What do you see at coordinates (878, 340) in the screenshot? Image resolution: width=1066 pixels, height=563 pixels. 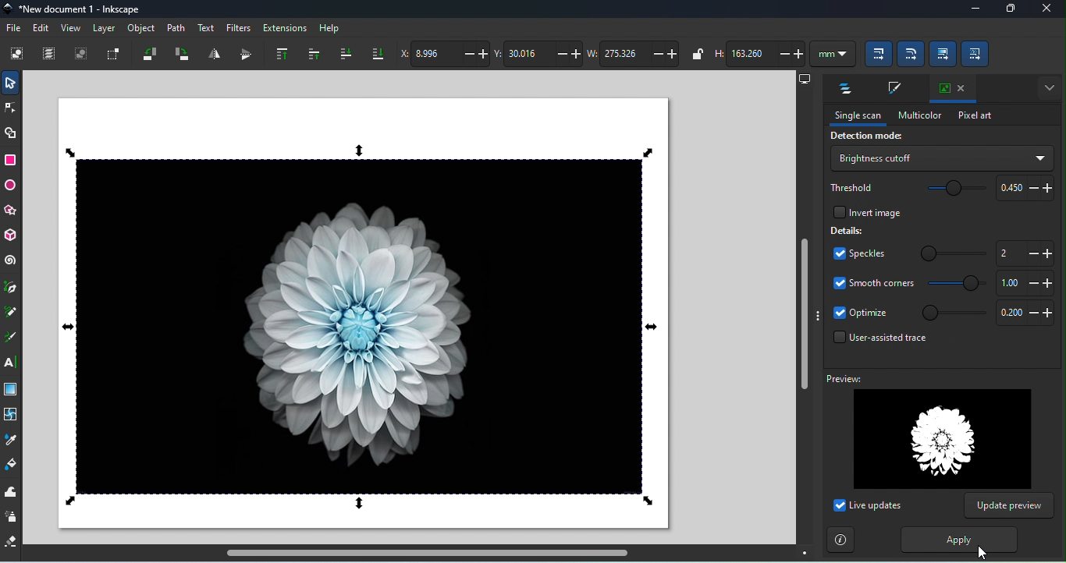 I see `User-assisted trace` at bounding box center [878, 340].